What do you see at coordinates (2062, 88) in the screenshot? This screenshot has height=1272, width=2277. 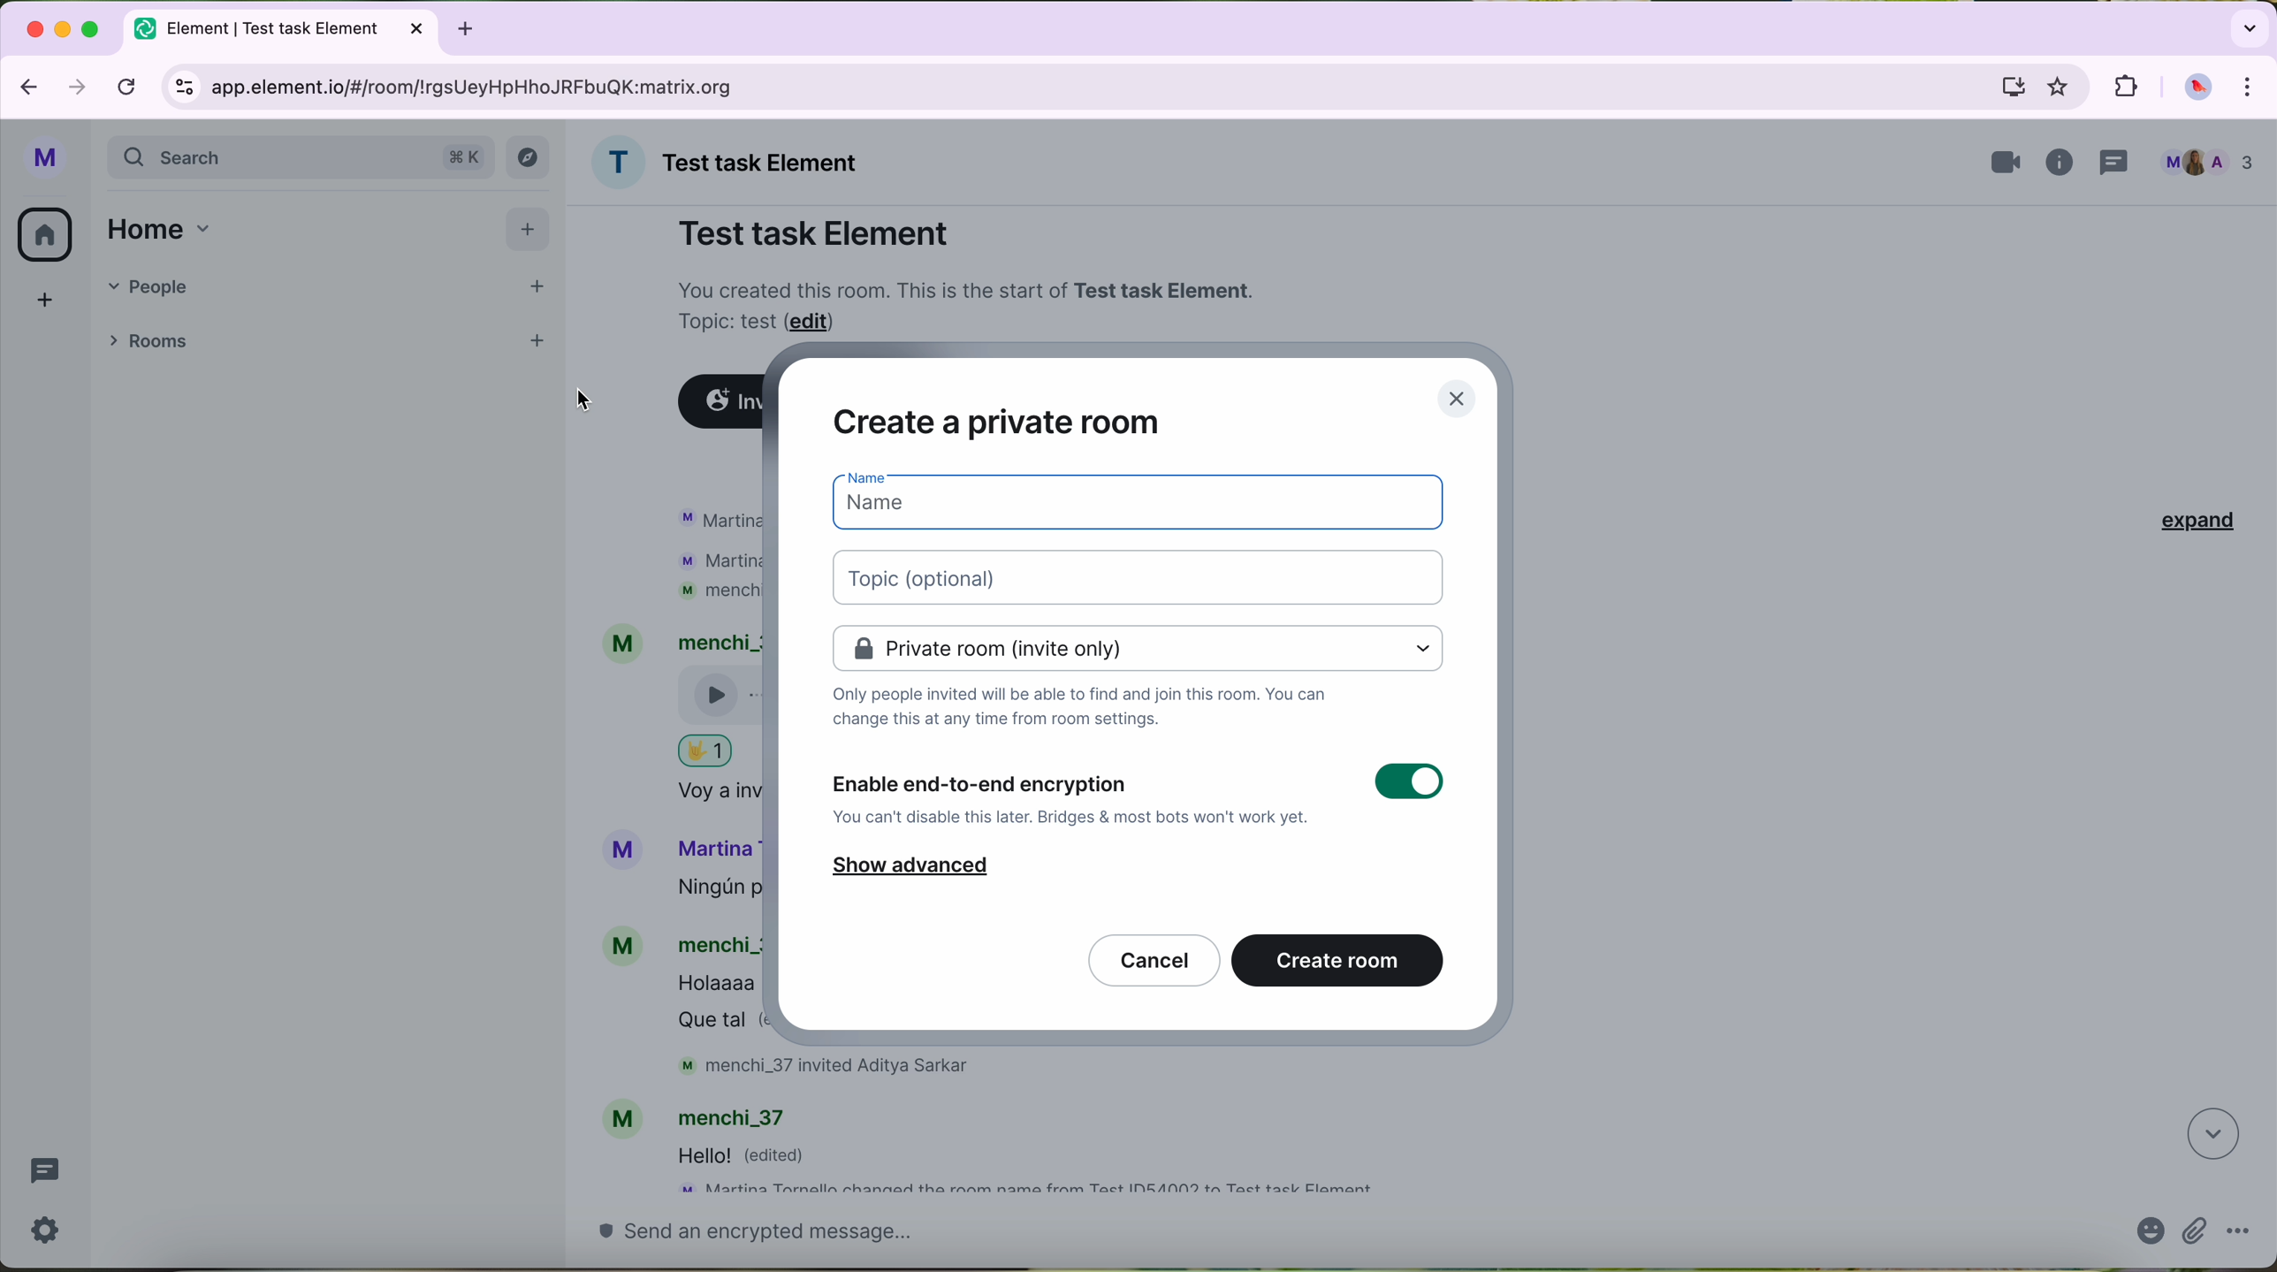 I see `favorites` at bounding box center [2062, 88].